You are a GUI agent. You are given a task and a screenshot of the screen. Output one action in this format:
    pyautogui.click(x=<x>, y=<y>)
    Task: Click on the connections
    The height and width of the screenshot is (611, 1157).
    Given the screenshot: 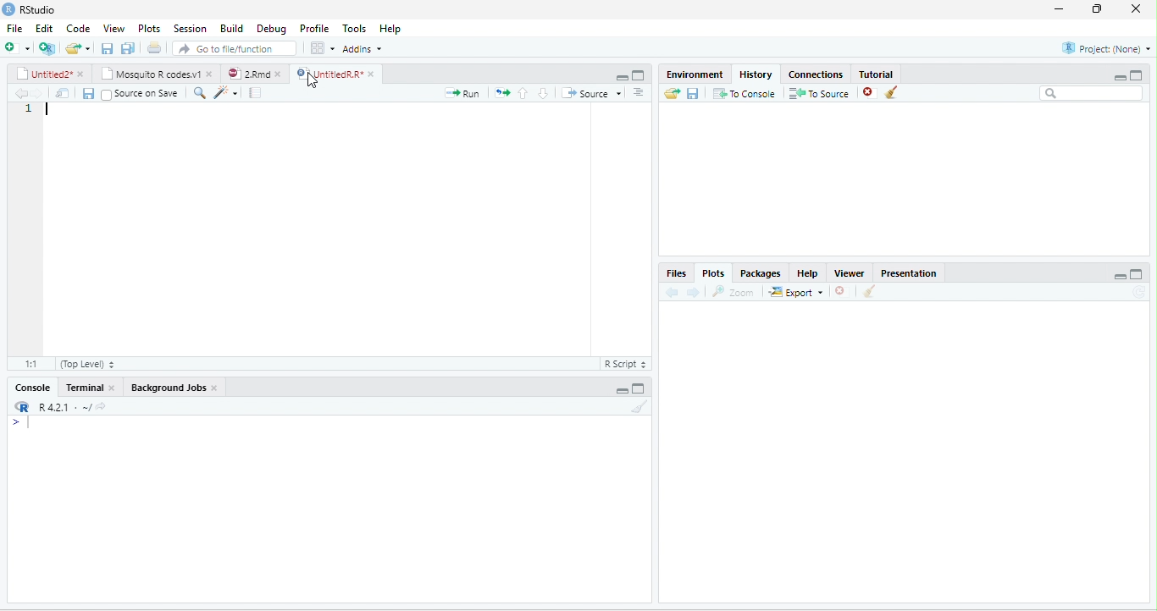 What is the action you would take?
    pyautogui.click(x=814, y=73)
    